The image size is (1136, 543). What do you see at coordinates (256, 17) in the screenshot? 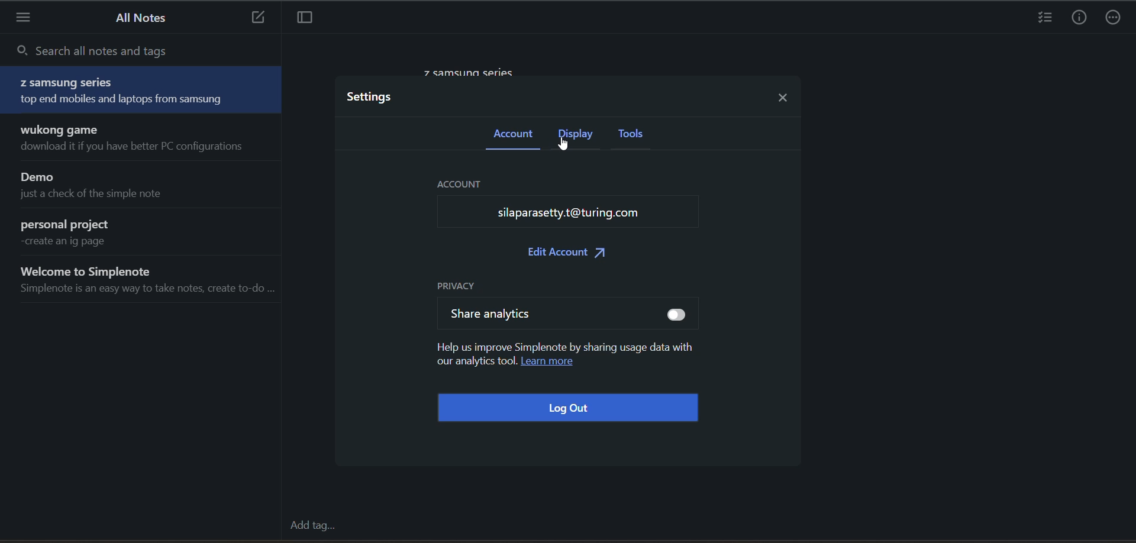
I see `new note` at bounding box center [256, 17].